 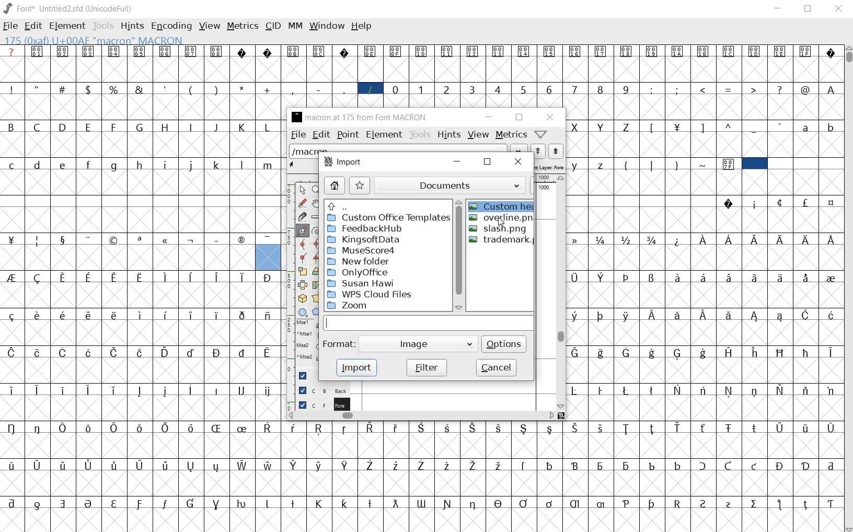 I want to click on ruler, so click(x=314, y=215).